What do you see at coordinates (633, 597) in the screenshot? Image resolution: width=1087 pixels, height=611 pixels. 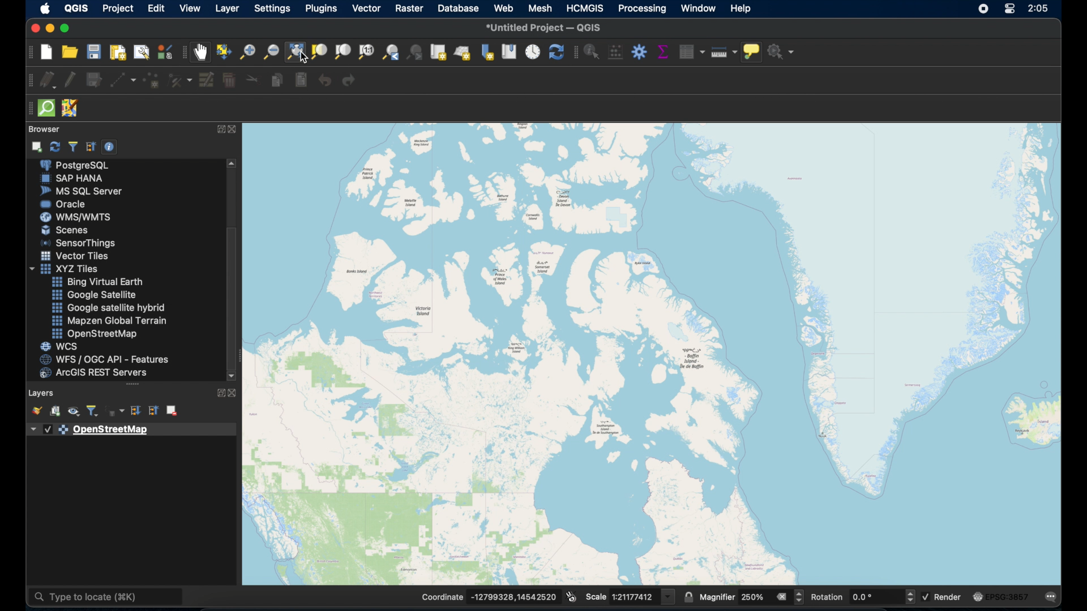 I see `scale value` at bounding box center [633, 597].